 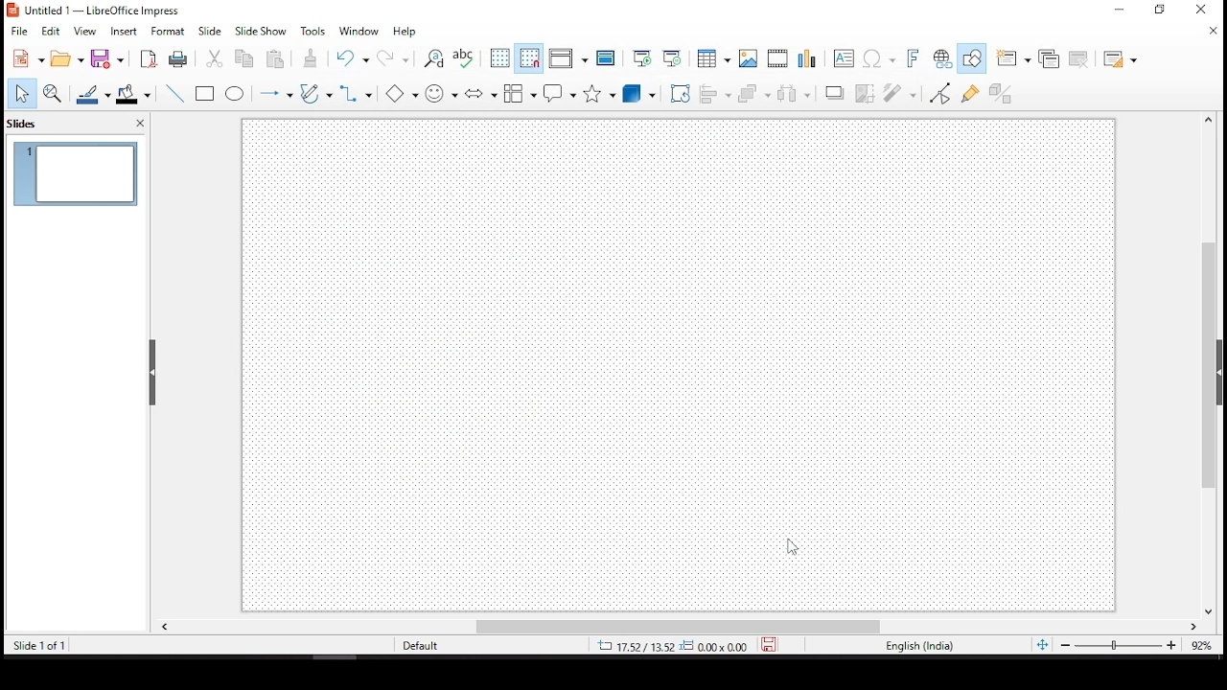 What do you see at coordinates (972, 93) in the screenshot?
I see `show gluepoint functions` at bounding box center [972, 93].